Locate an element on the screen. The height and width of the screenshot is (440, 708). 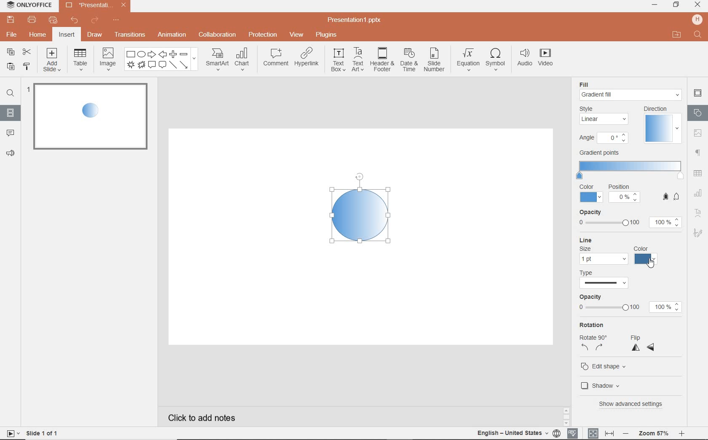
slides is located at coordinates (11, 114).